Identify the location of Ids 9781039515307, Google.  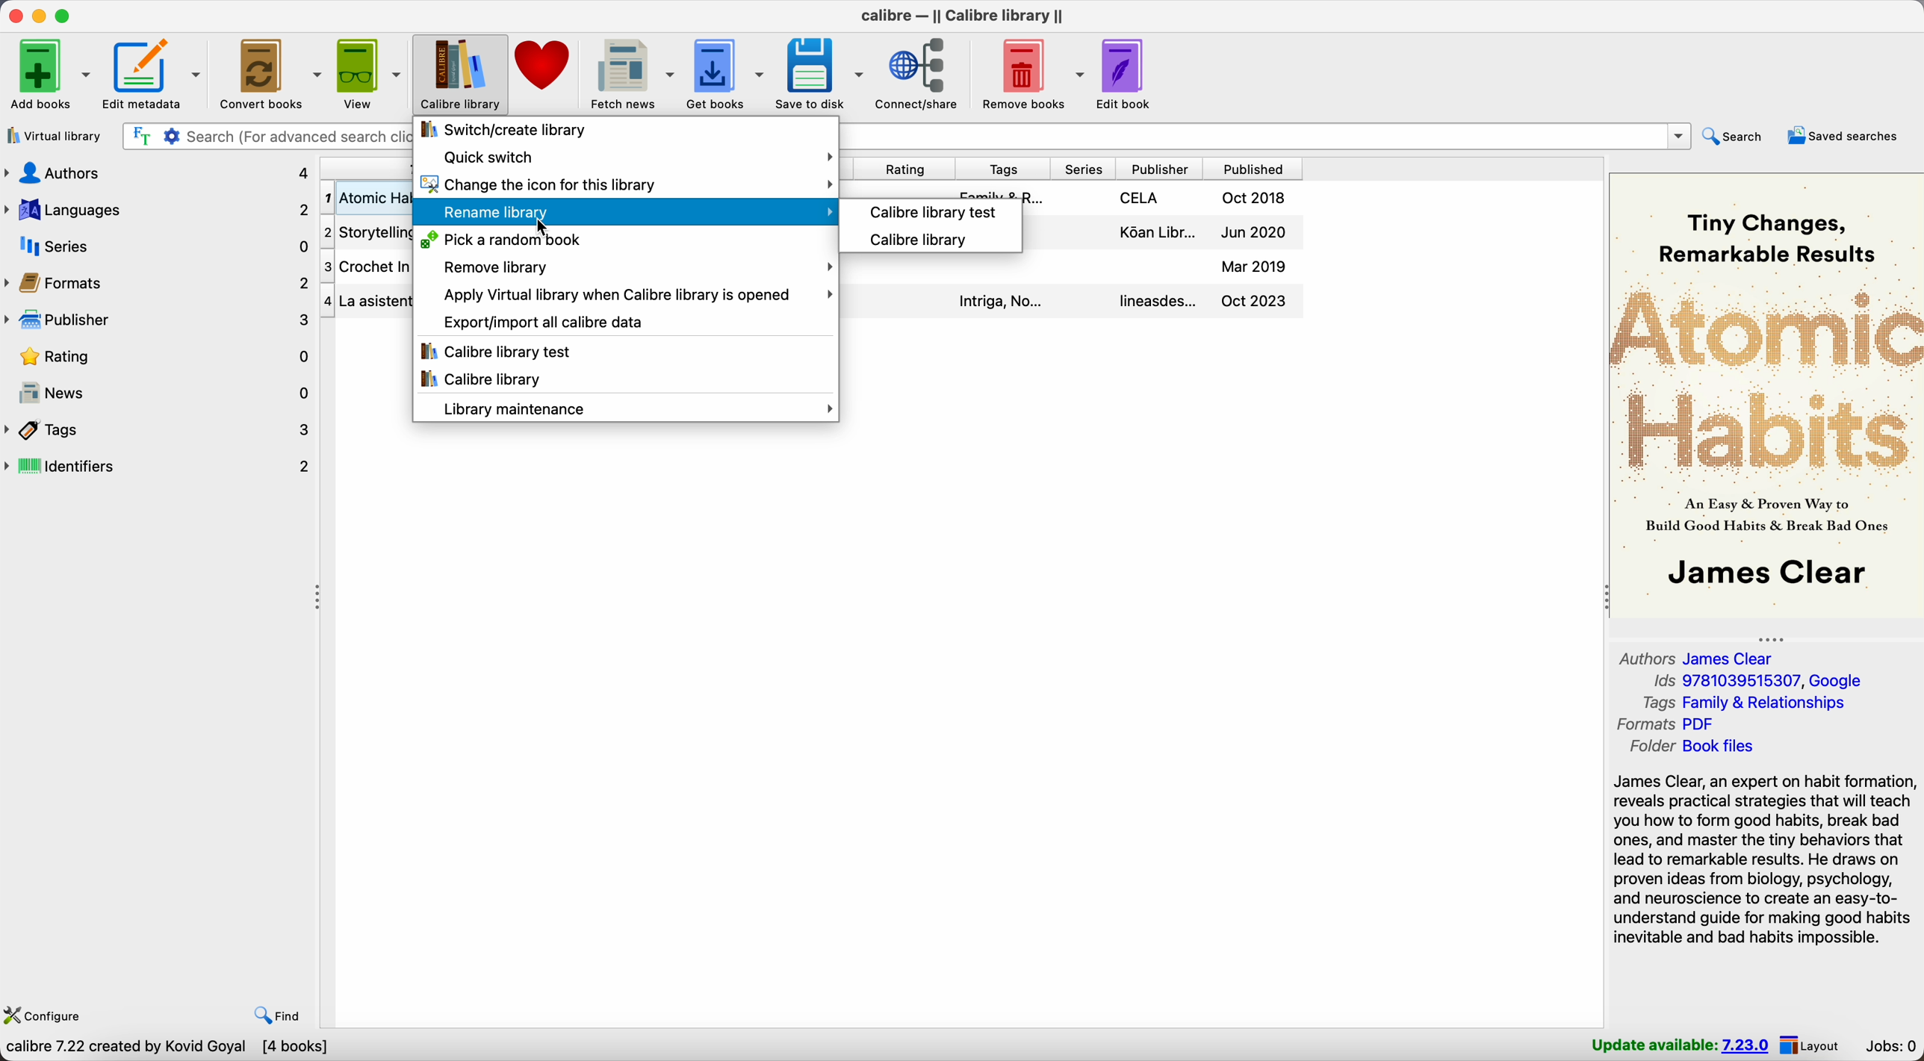
(1759, 678).